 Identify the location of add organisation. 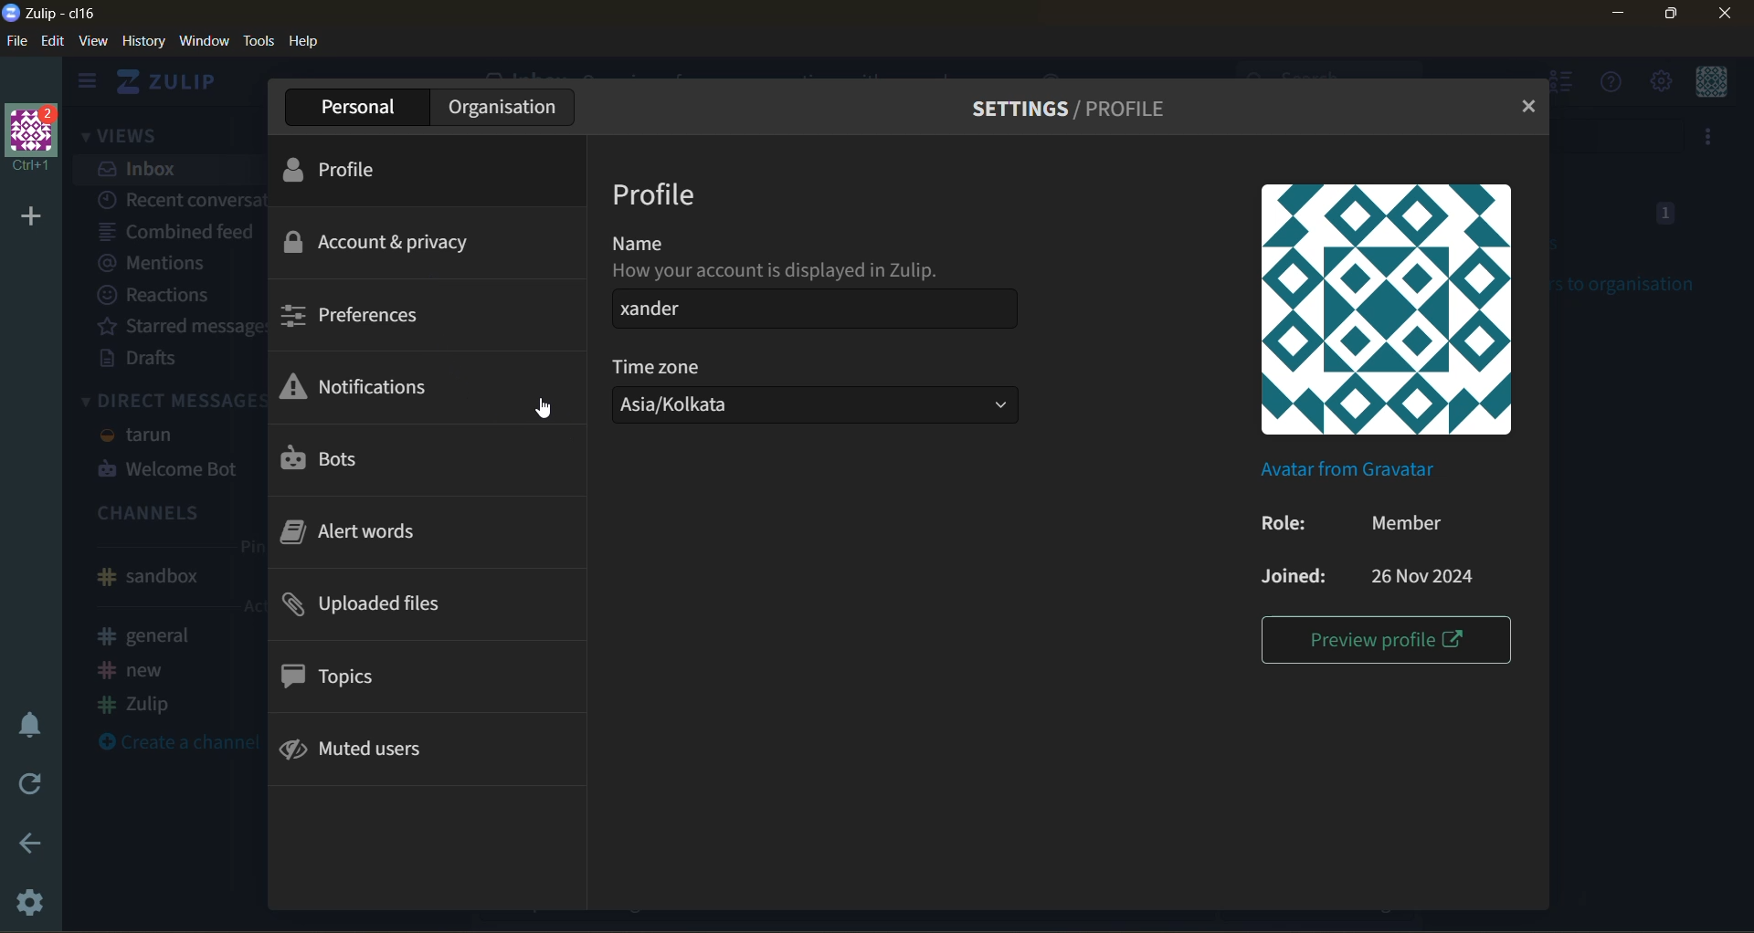
(28, 216).